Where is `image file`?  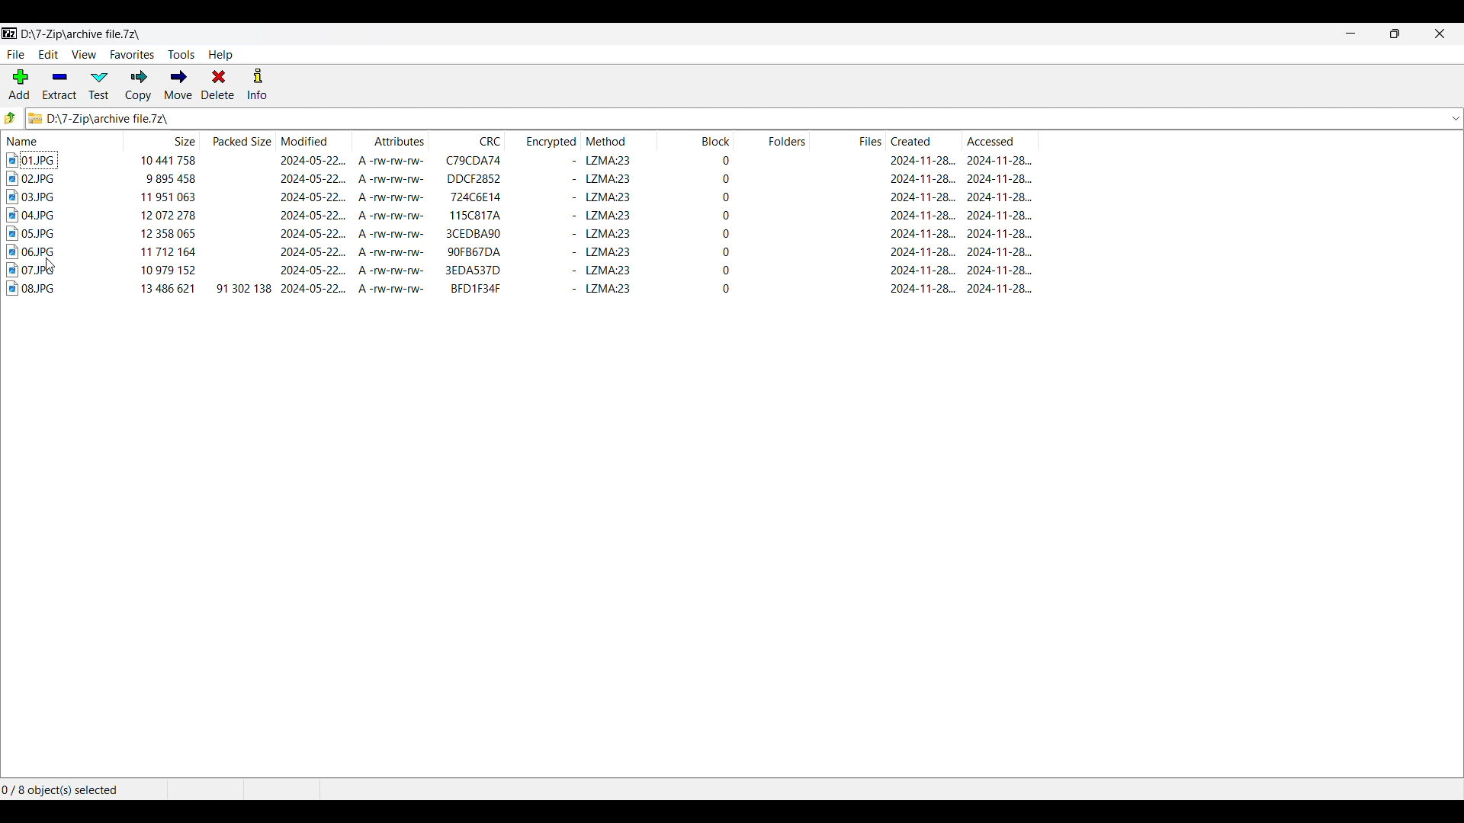 image file is located at coordinates (30, 234).